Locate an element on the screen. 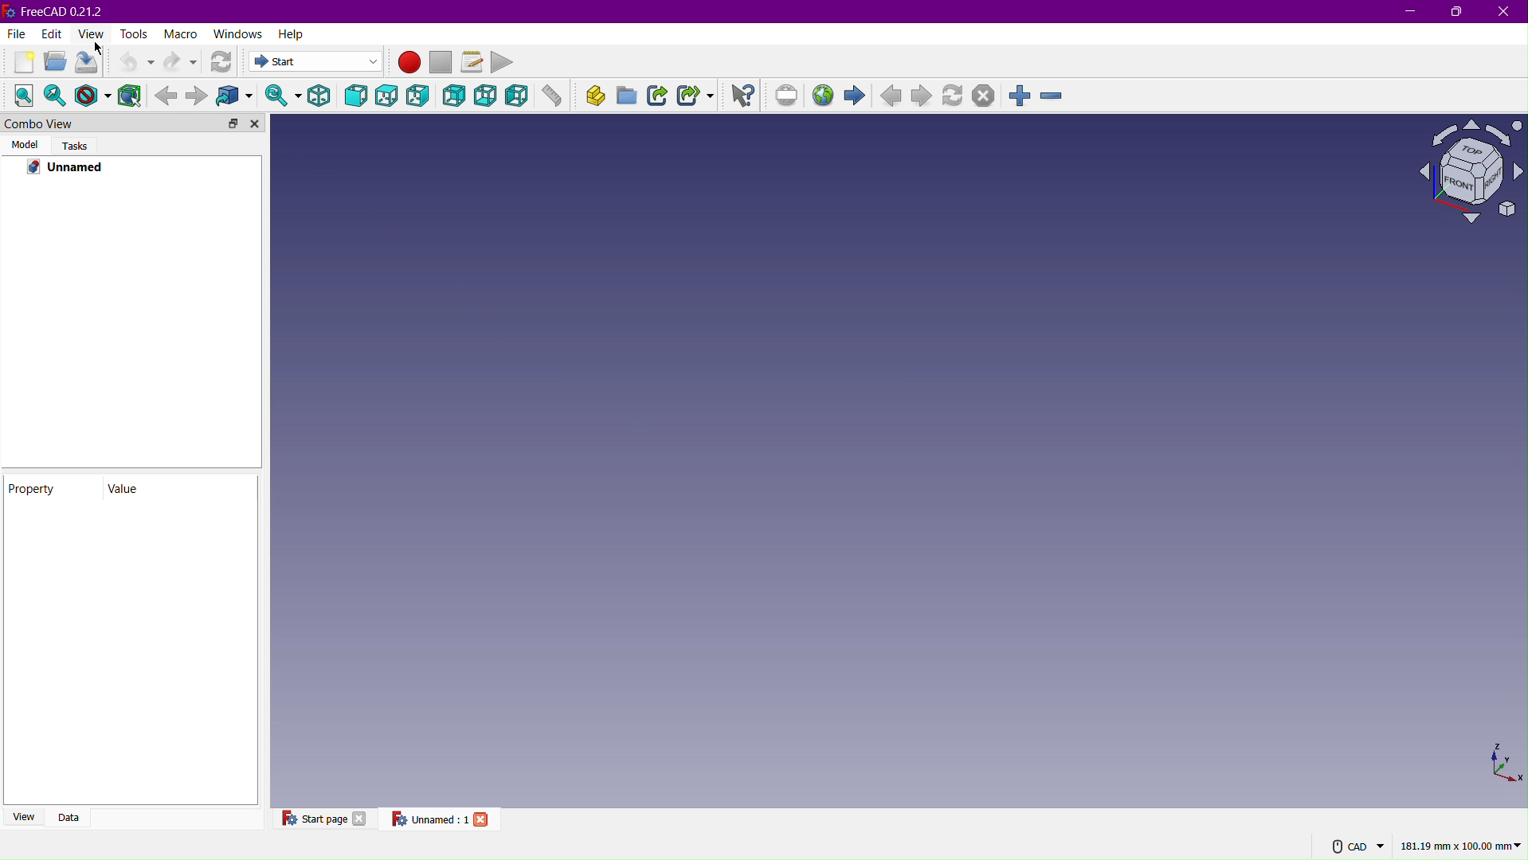 The height and width of the screenshot is (860, 1528). Data is located at coordinates (74, 814).